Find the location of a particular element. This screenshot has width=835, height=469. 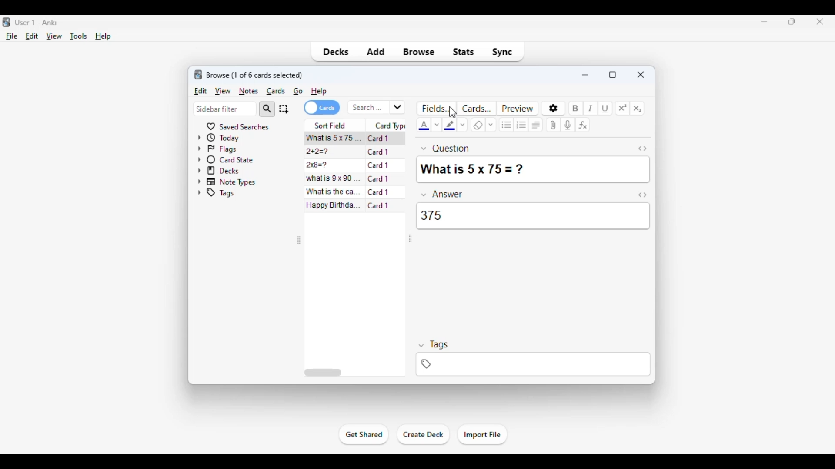

logo is located at coordinates (198, 74).